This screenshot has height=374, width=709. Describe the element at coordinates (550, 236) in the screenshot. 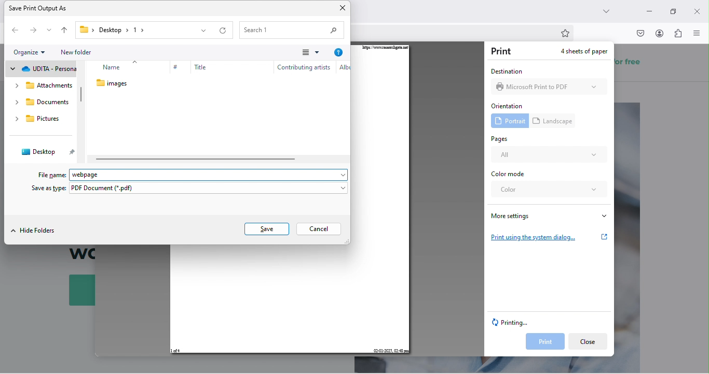

I see `print using the system dialog` at that location.